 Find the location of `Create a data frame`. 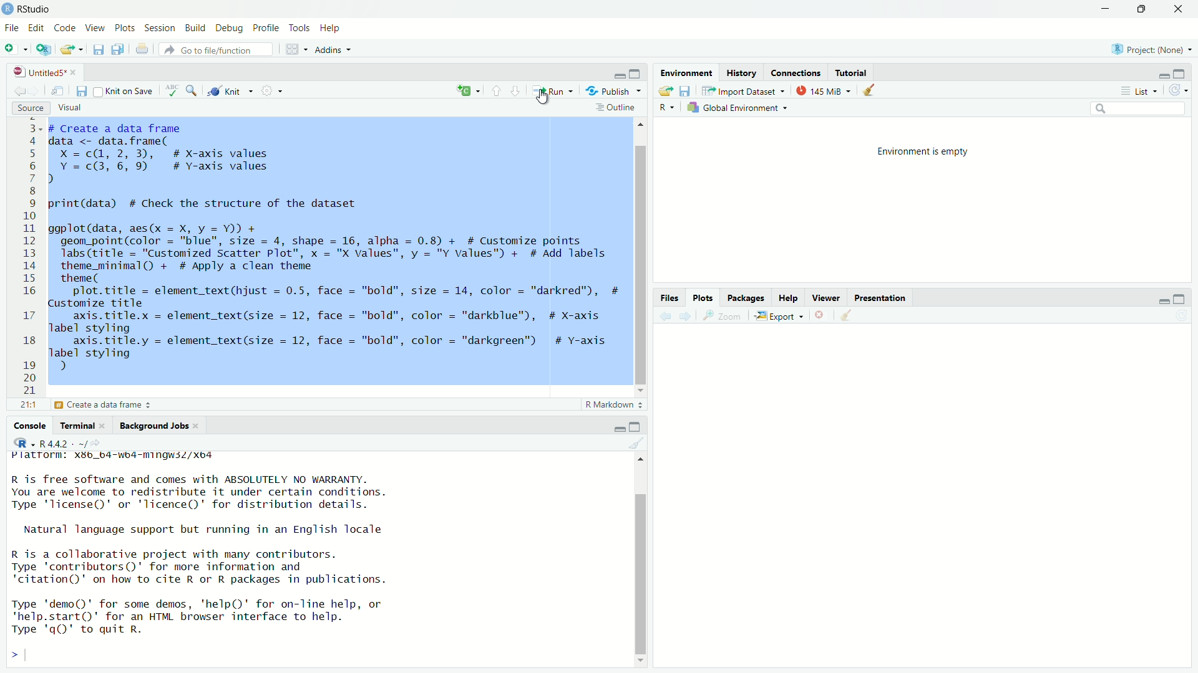

Create a data frame is located at coordinates (107, 406).